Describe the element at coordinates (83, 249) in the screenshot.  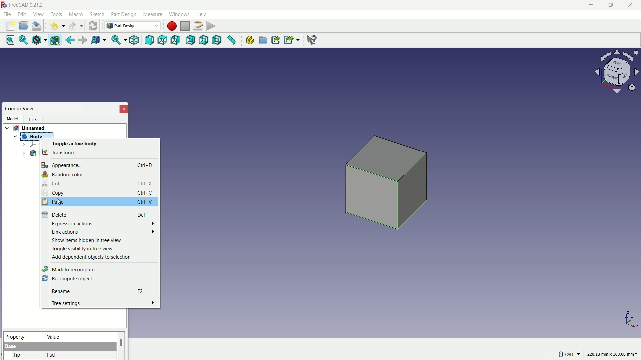
I see `Toggle visibility in tree view` at that location.